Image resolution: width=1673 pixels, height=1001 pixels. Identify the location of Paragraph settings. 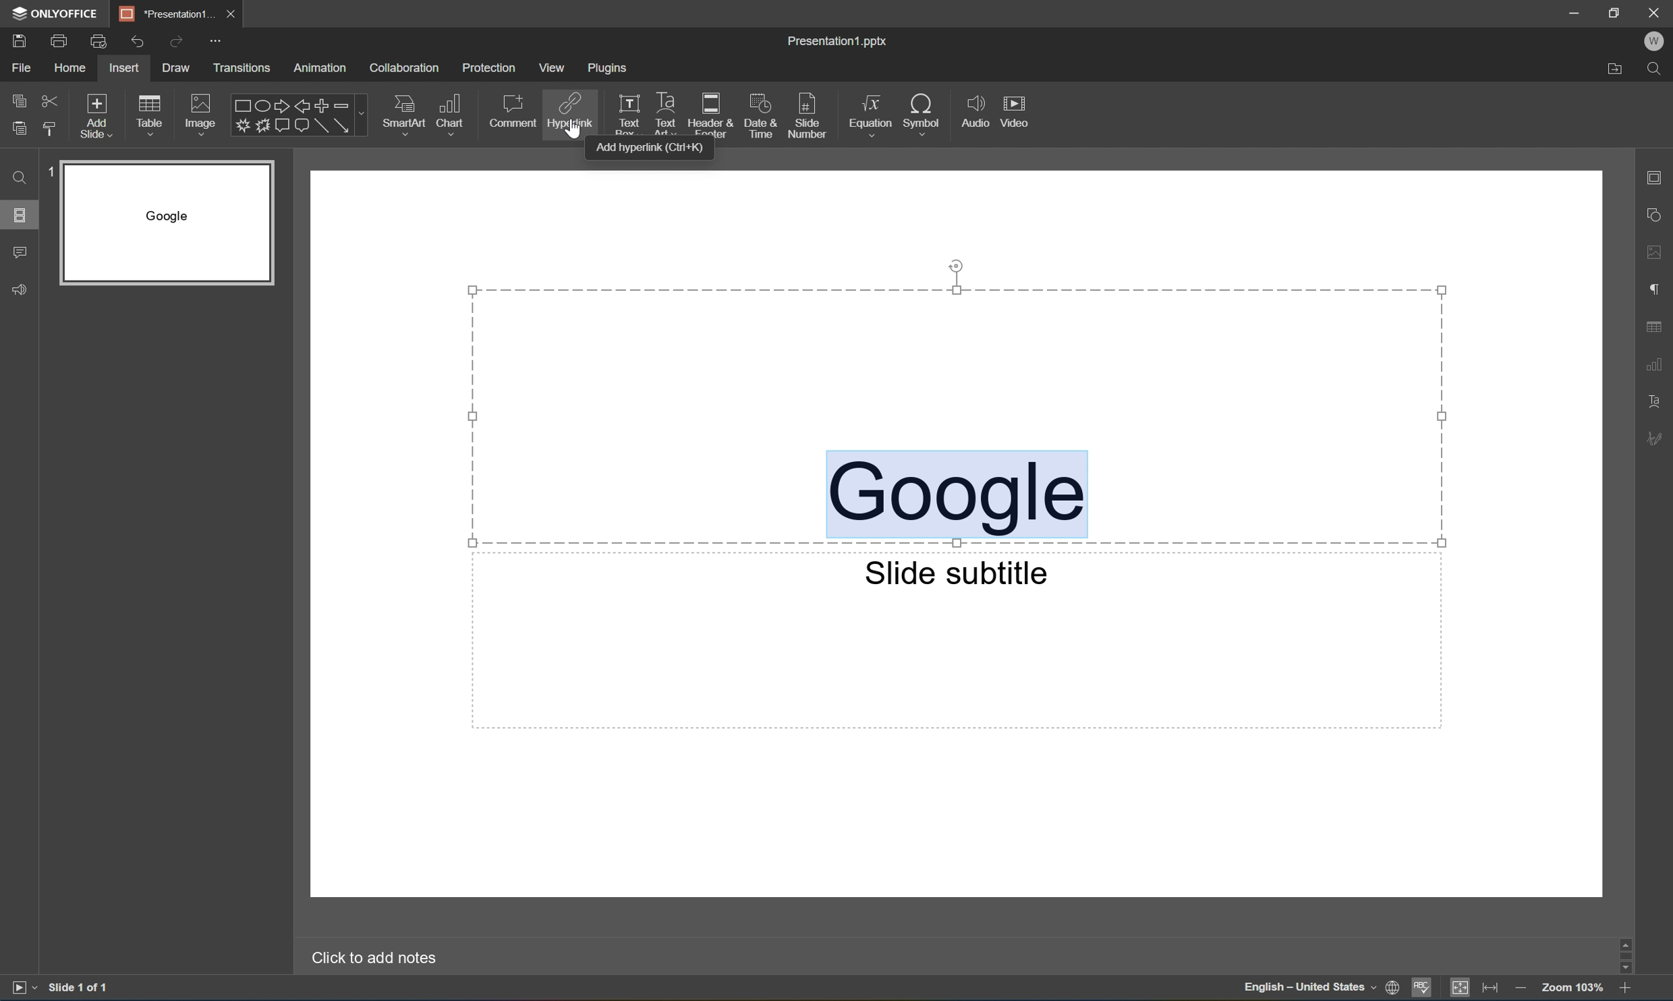
(1653, 291).